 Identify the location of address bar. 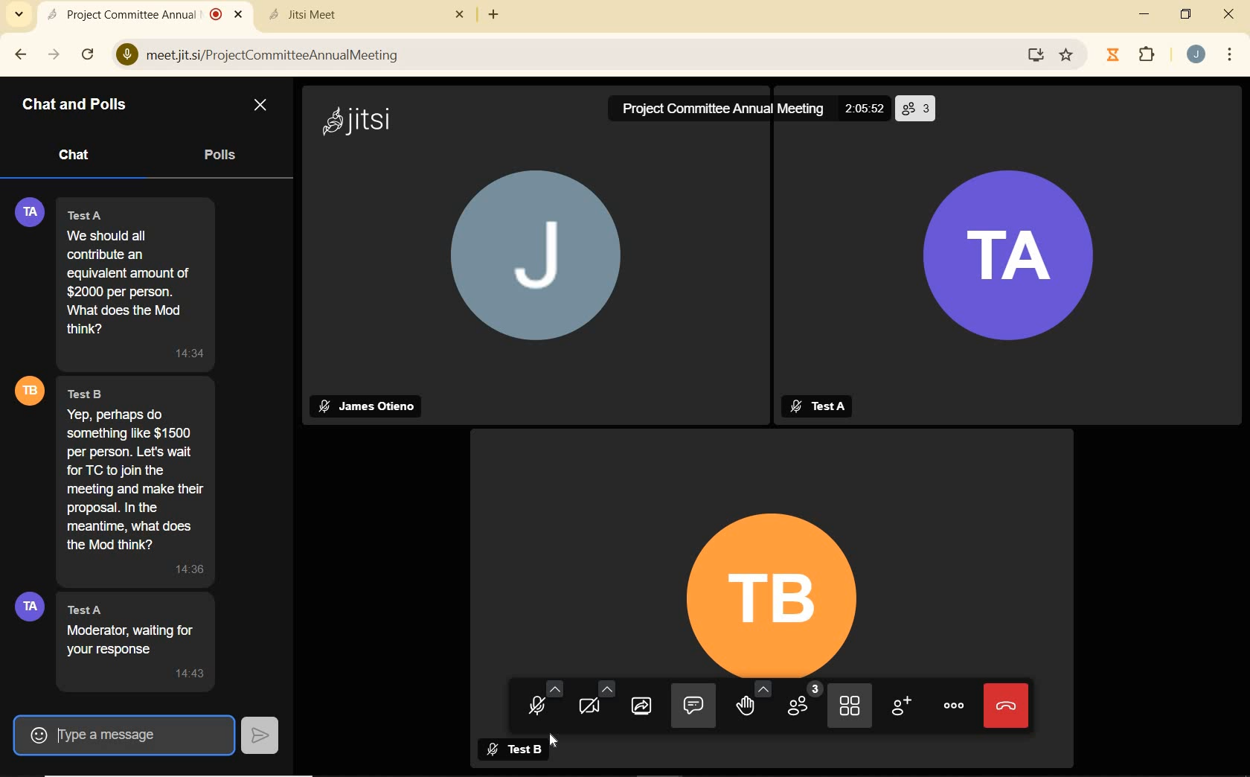
(576, 56).